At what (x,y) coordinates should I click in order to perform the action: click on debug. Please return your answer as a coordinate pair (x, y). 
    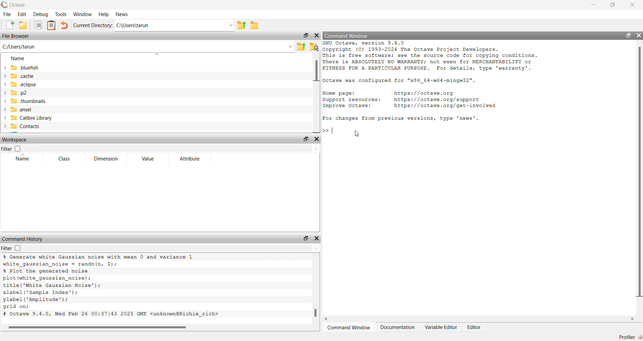
    Looking at the image, I should click on (41, 14).